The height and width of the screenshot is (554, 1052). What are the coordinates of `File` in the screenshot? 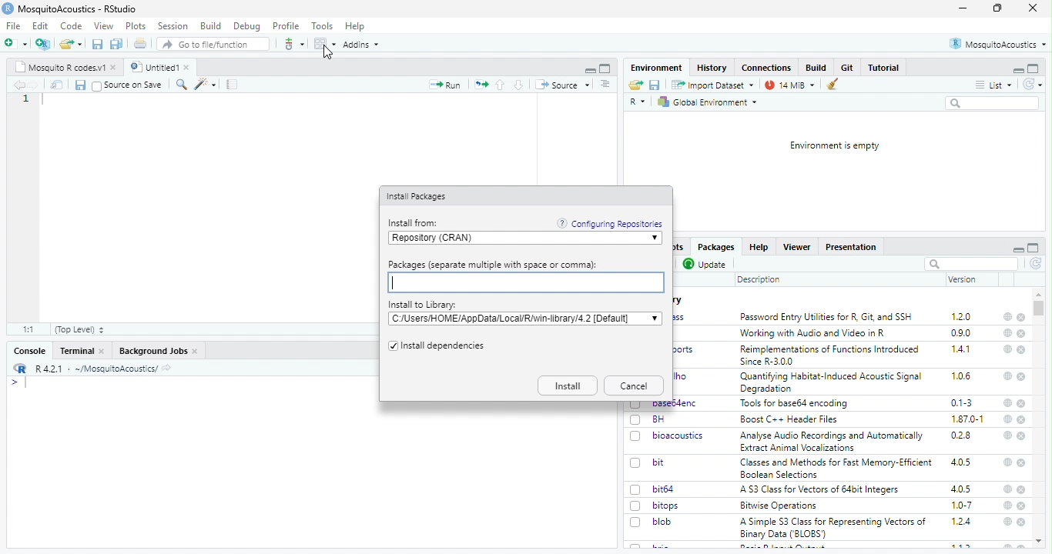 It's located at (15, 26).